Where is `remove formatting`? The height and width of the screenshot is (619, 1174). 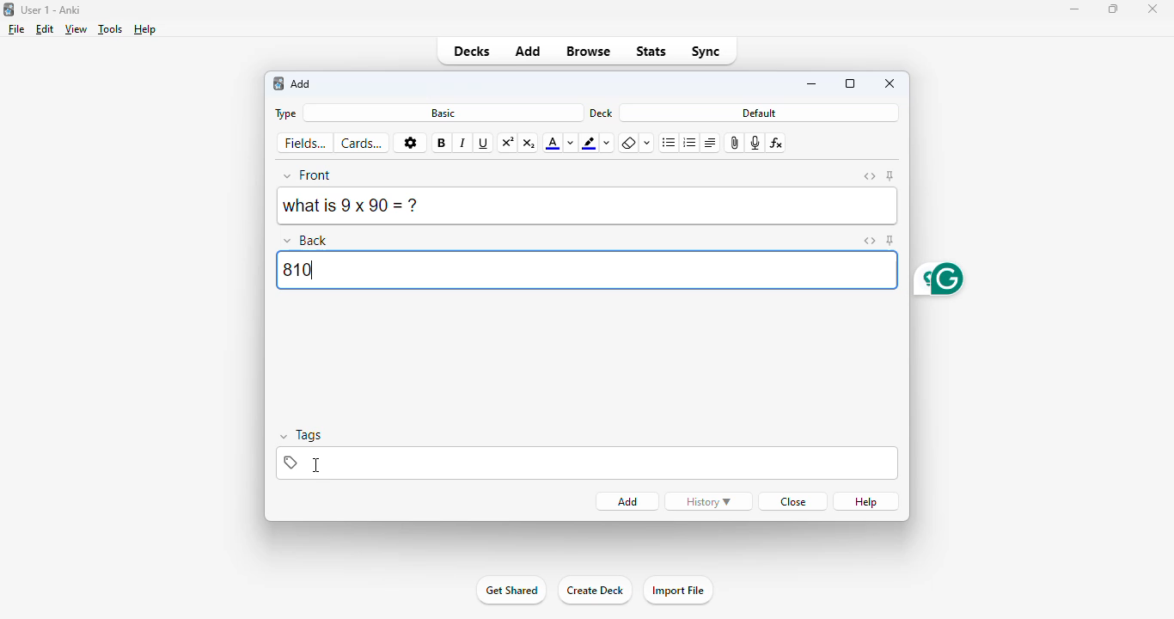
remove formatting is located at coordinates (628, 144).